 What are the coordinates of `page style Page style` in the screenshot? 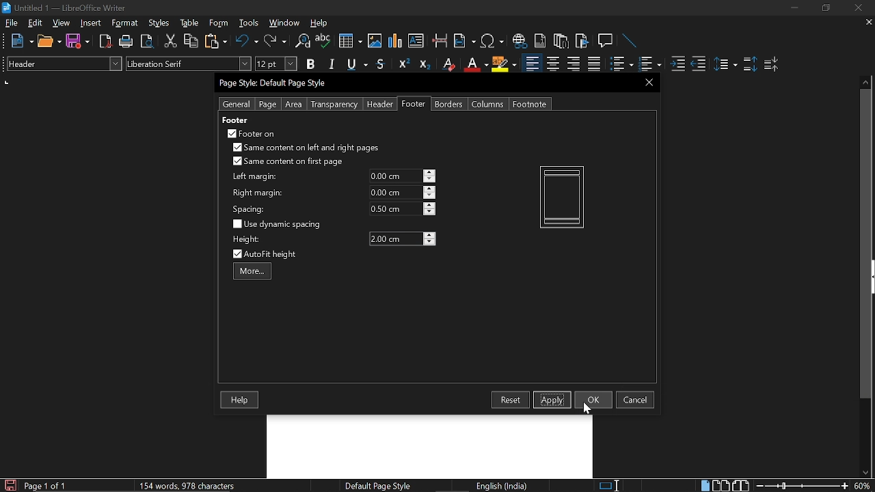 It's located at (380, 486).